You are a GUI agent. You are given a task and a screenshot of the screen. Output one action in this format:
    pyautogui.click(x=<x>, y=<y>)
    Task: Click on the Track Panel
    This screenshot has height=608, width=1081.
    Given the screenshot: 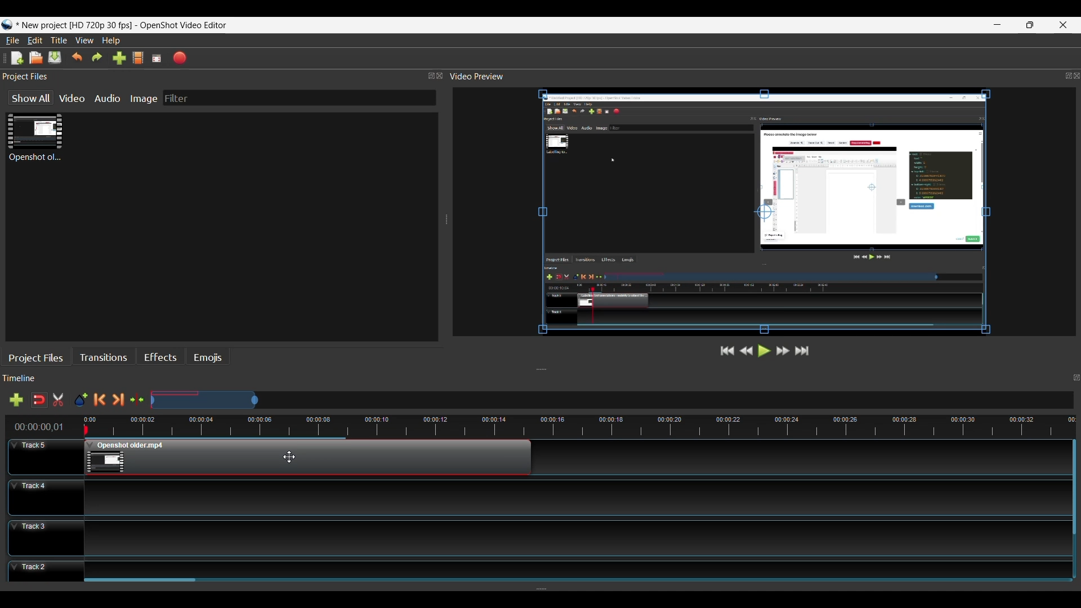 What is the action you would take?
    pyautogui.click(x=575, y=497)
    